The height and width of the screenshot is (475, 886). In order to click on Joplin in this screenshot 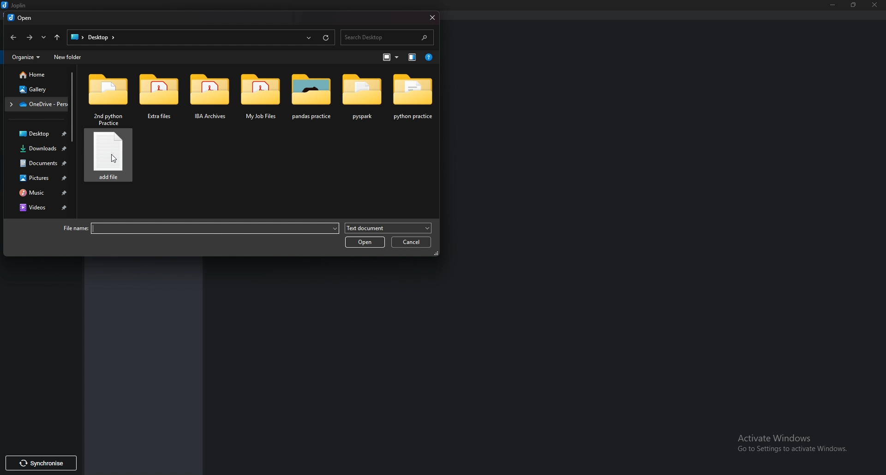, I will do `click(16, 6)`.